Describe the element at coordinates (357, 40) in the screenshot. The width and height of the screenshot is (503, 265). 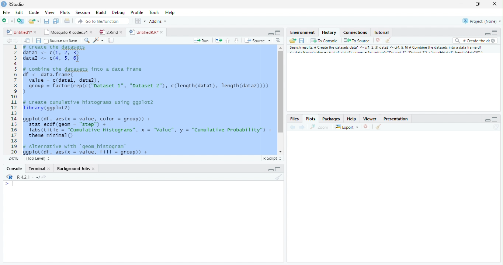
I see `To Source` at that location.